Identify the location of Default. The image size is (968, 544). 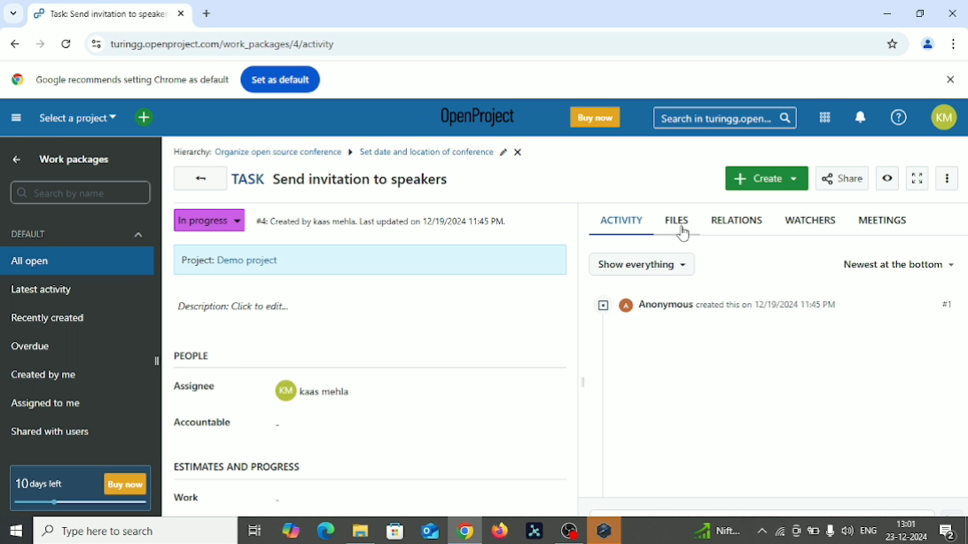
(80, 233).